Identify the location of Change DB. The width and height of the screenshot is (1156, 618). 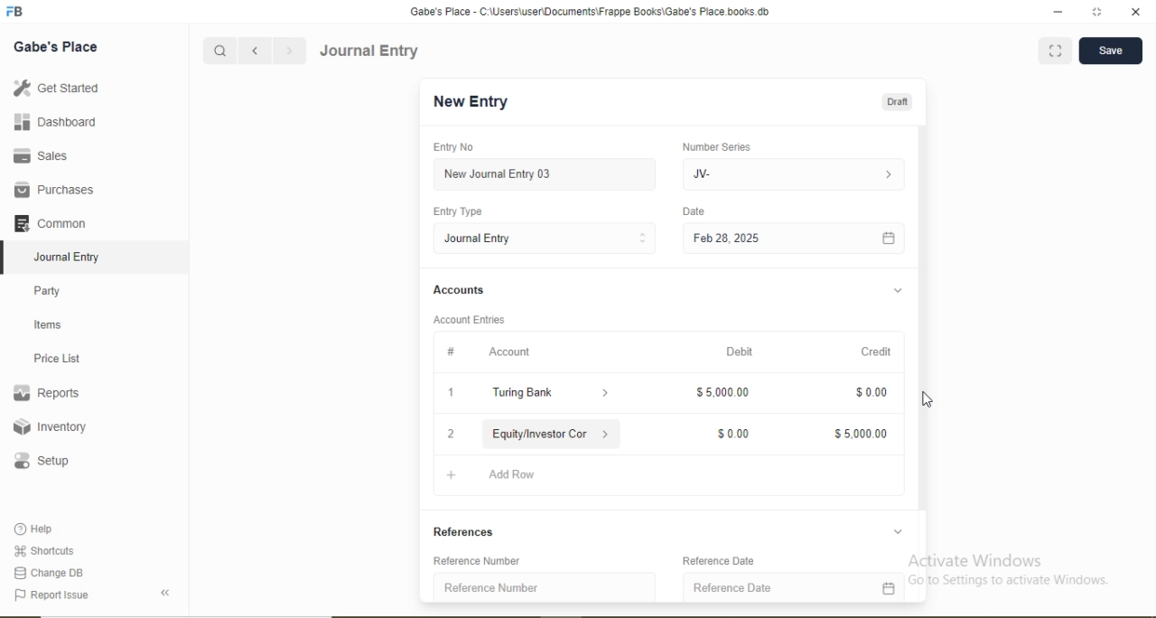
(47, 574).